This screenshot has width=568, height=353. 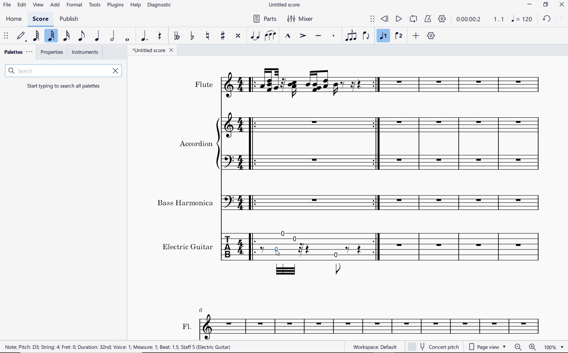 I want to click on help, so click(x=135, y=5).